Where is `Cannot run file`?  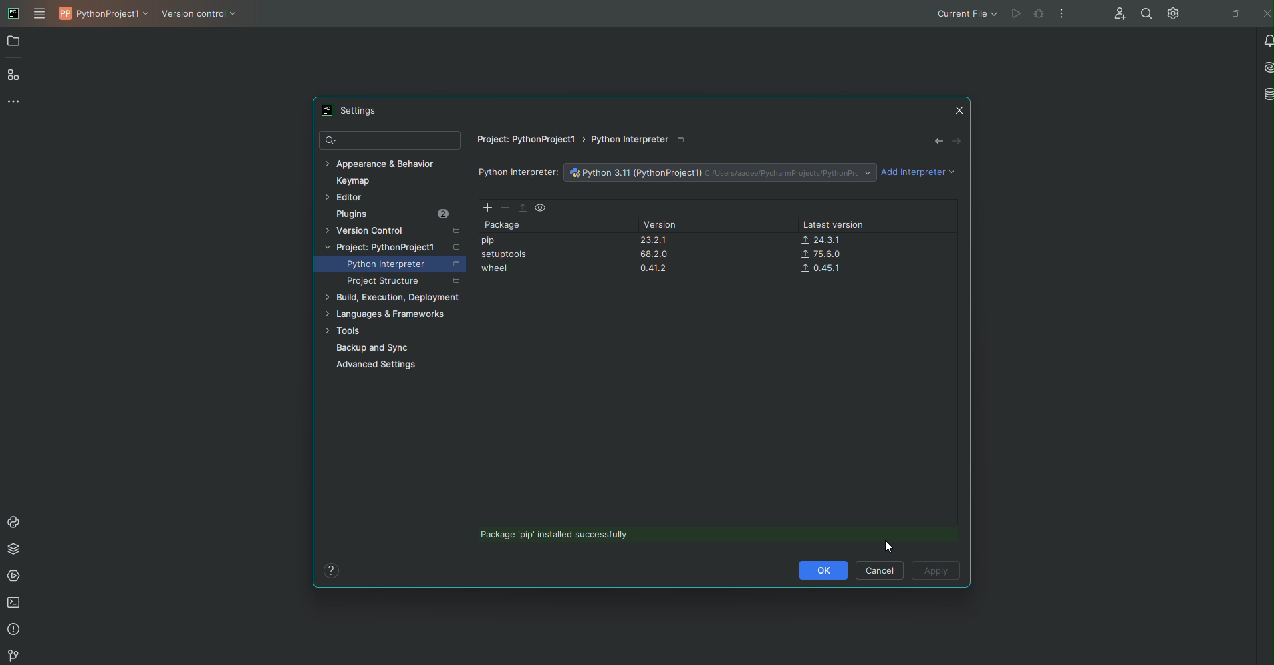
Cannot run file is located at coordinates (1023, 15).